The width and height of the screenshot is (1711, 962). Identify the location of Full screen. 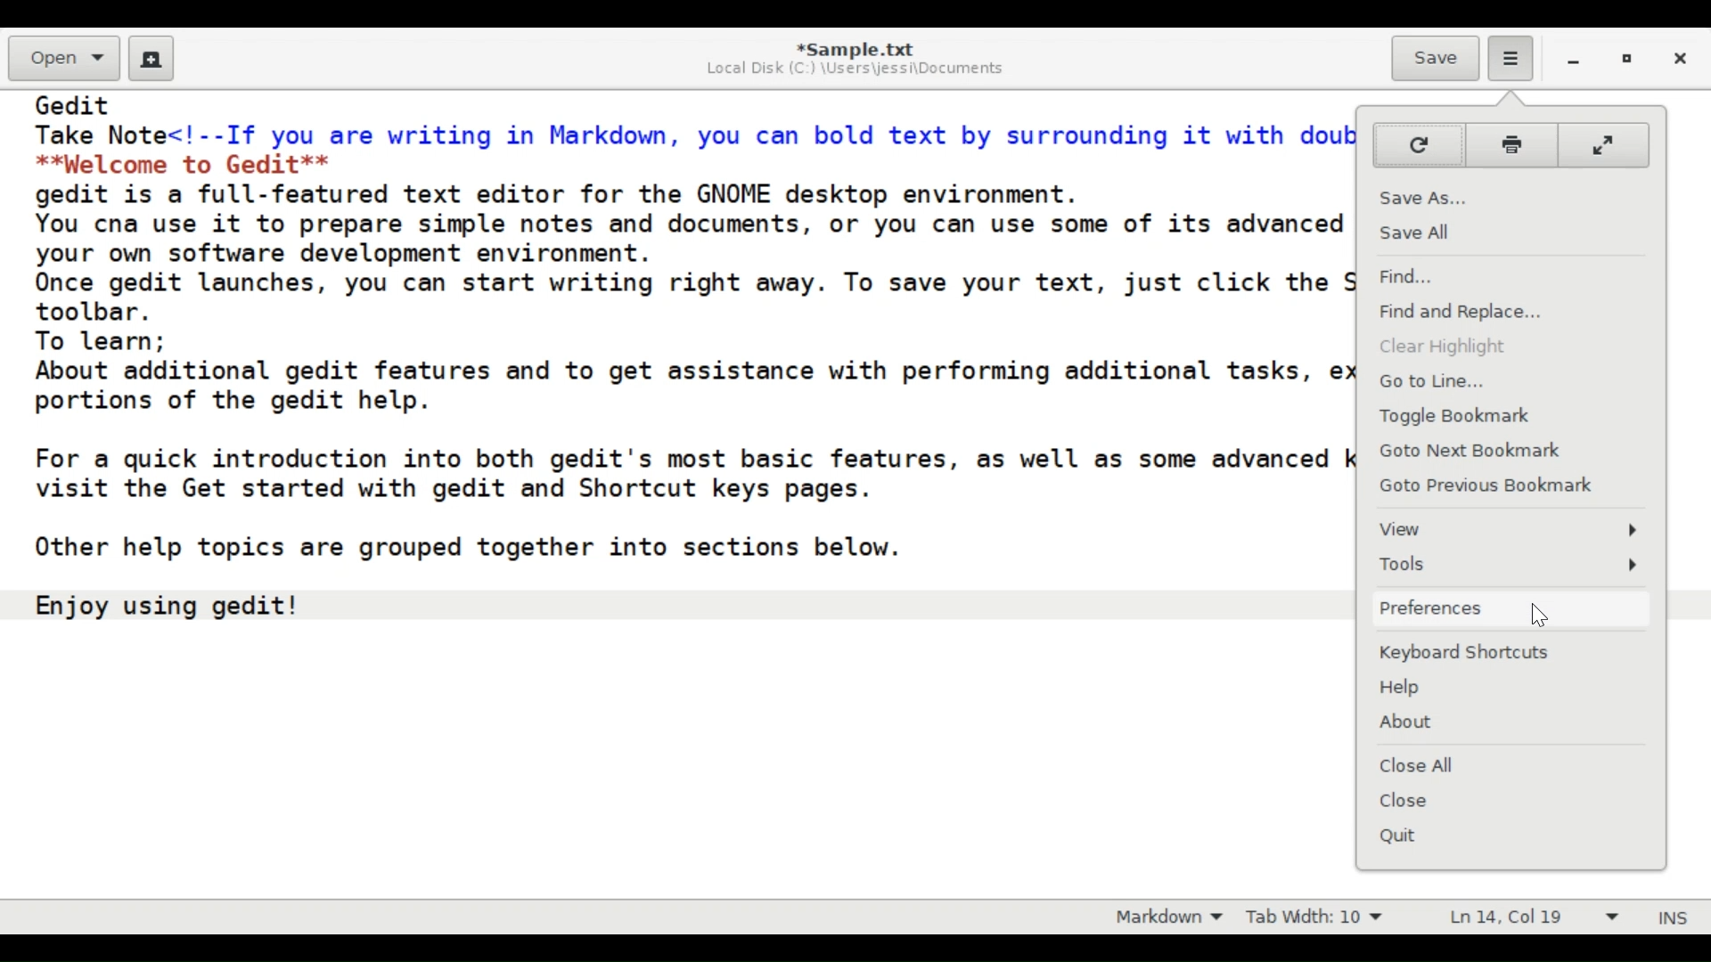
(1606, 144).